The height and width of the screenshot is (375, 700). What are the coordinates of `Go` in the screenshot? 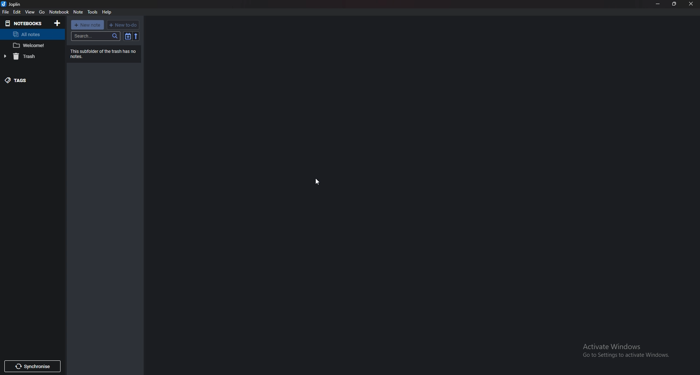 It's located at (42, 12).